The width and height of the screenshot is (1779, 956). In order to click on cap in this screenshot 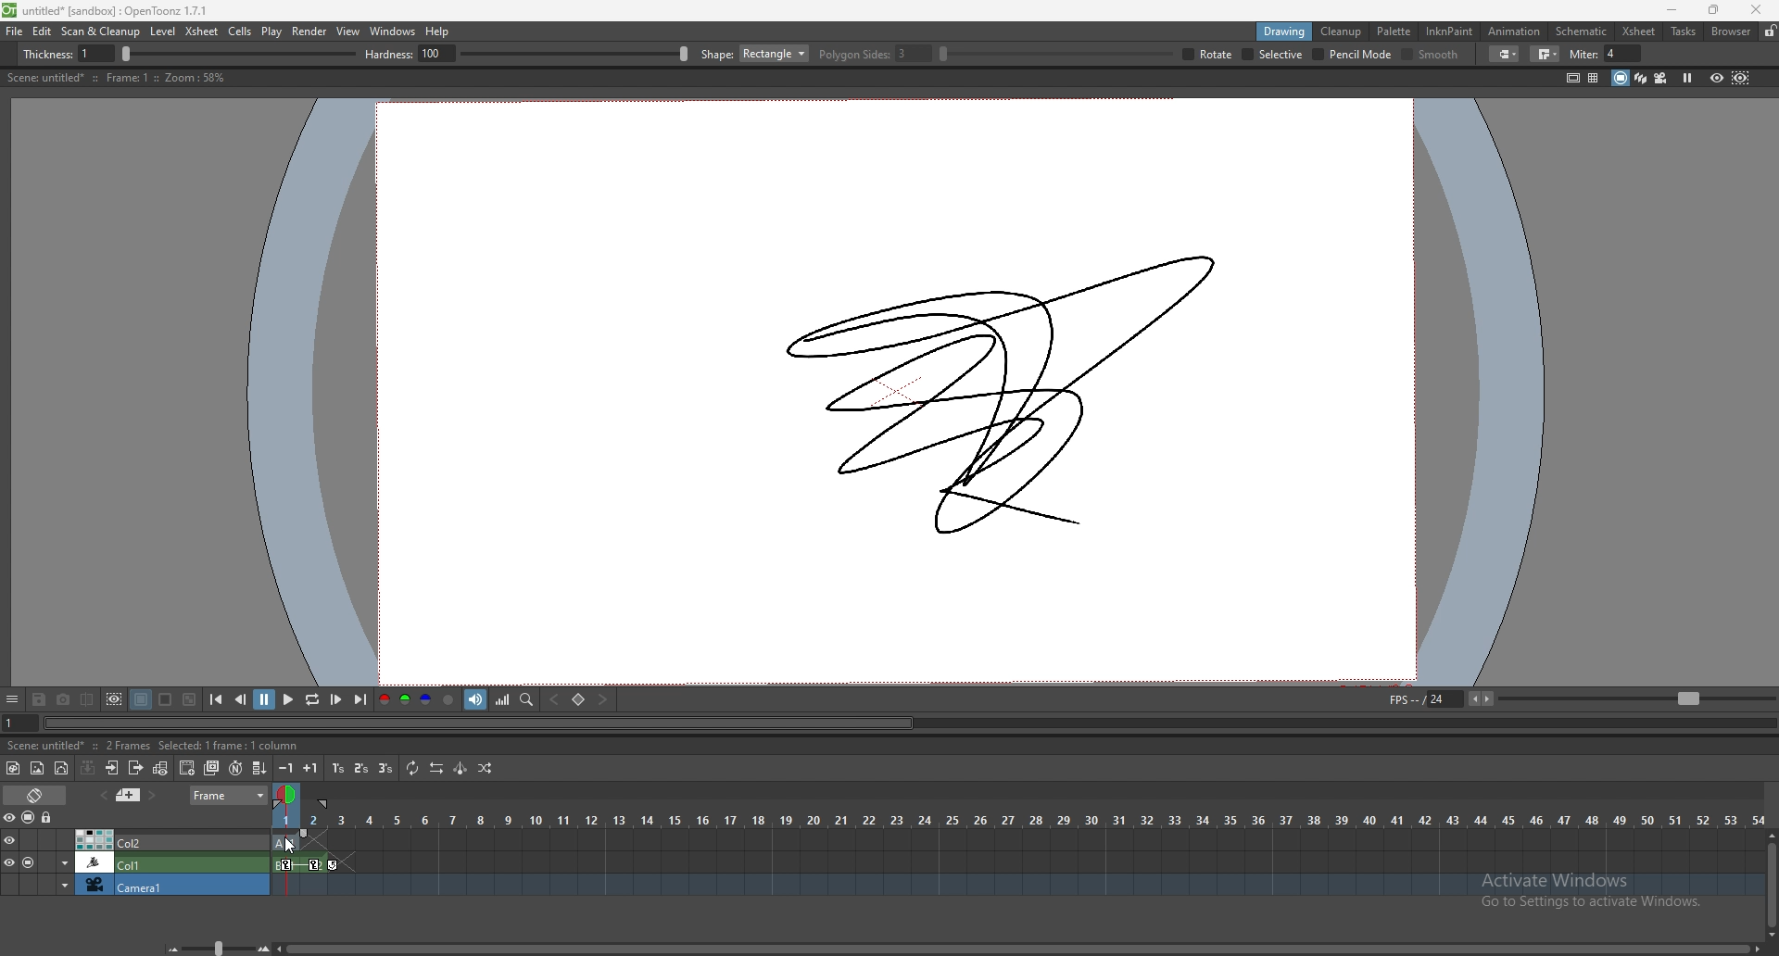, I will do `click(1505, 55)`.